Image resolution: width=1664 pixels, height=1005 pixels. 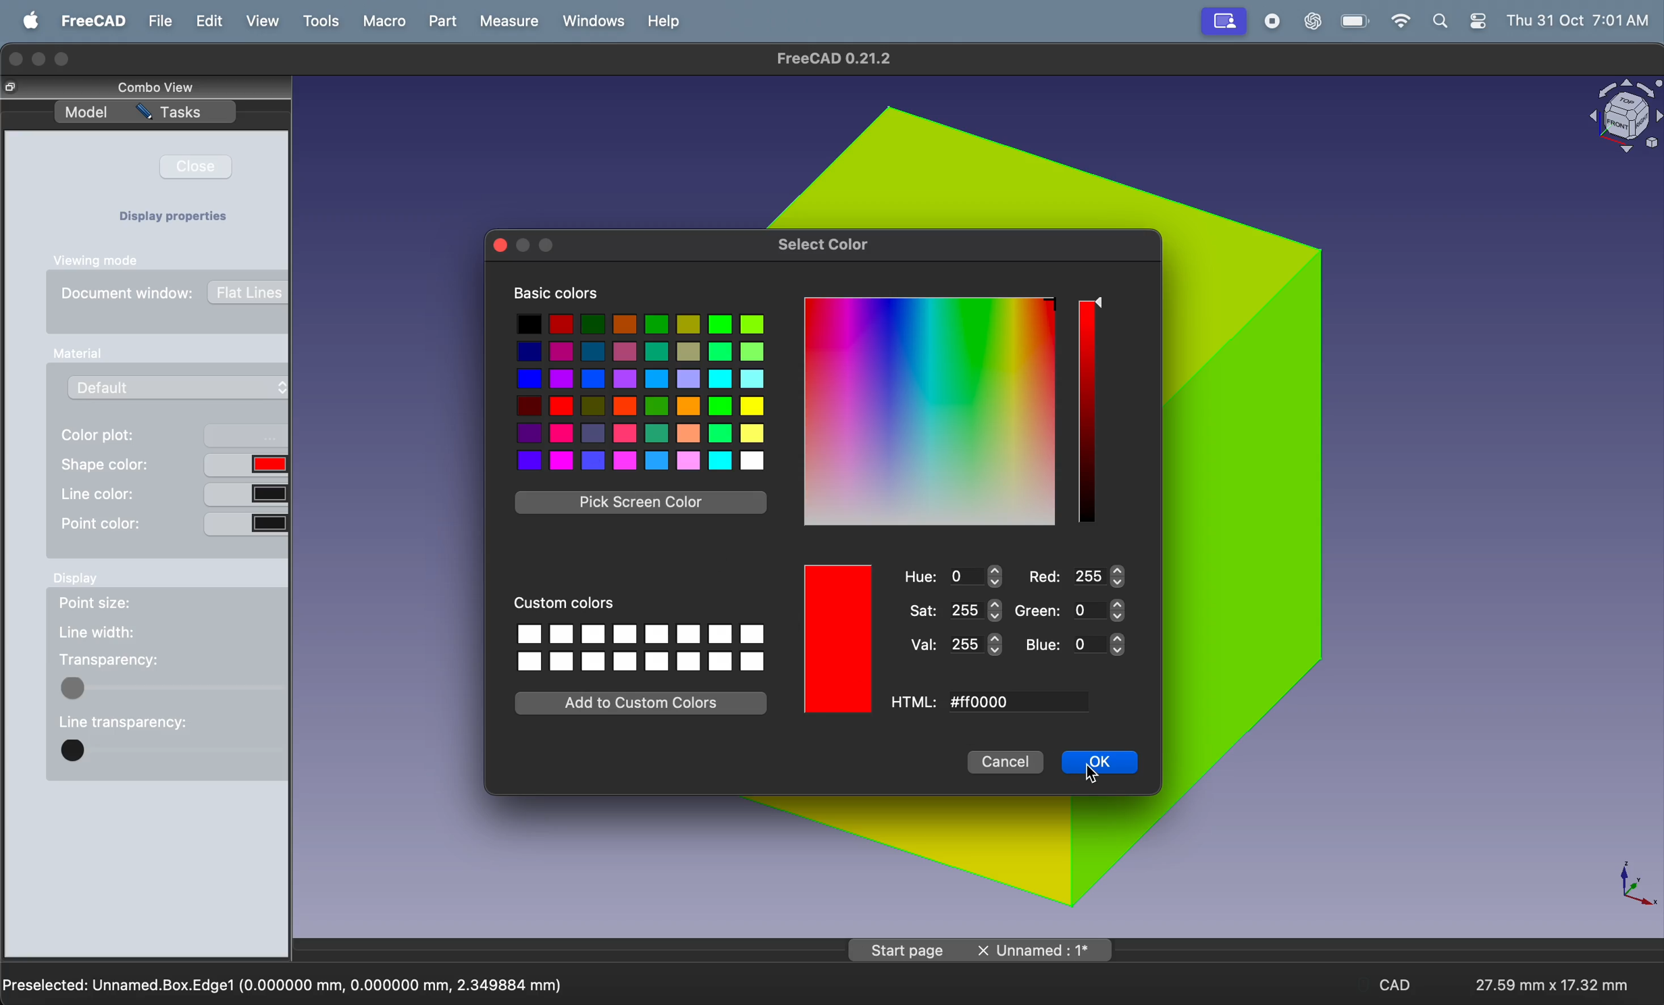 What do you see at coordinates (500, 243) in the screenshot?
I see `close window` at bounding box center [500, 243].